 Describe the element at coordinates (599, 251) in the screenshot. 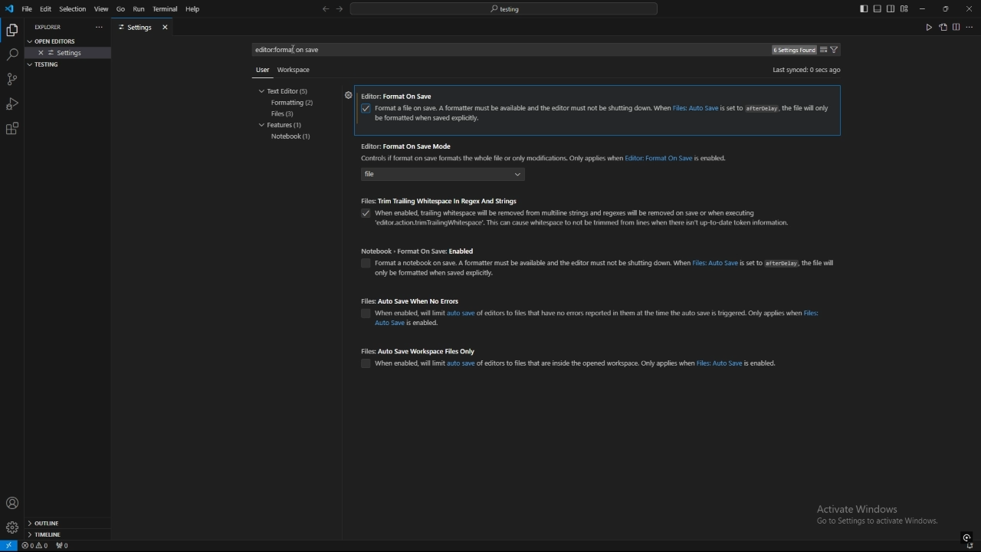

I see `notebook format on save` at that location.